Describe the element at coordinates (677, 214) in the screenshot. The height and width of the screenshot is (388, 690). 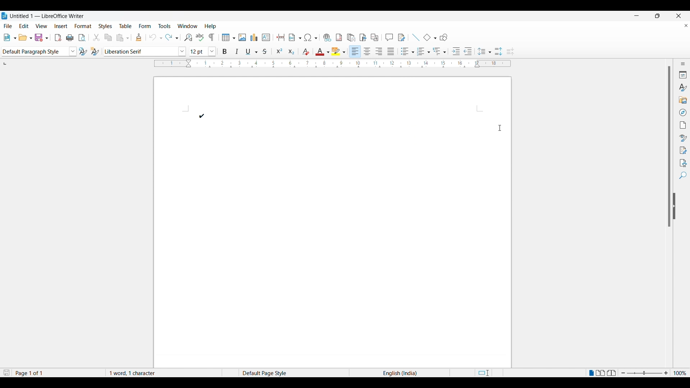
I see `collapse` at that location.